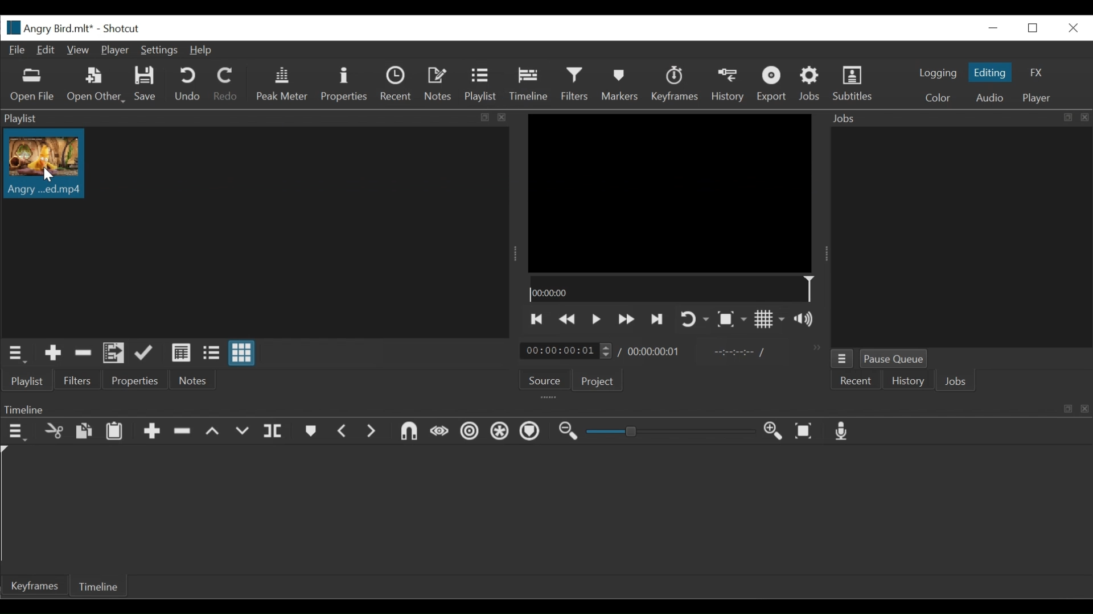  Describe the element at coordinates (732, 319) in the screenshot. I see `Toggle zoom` at that location.